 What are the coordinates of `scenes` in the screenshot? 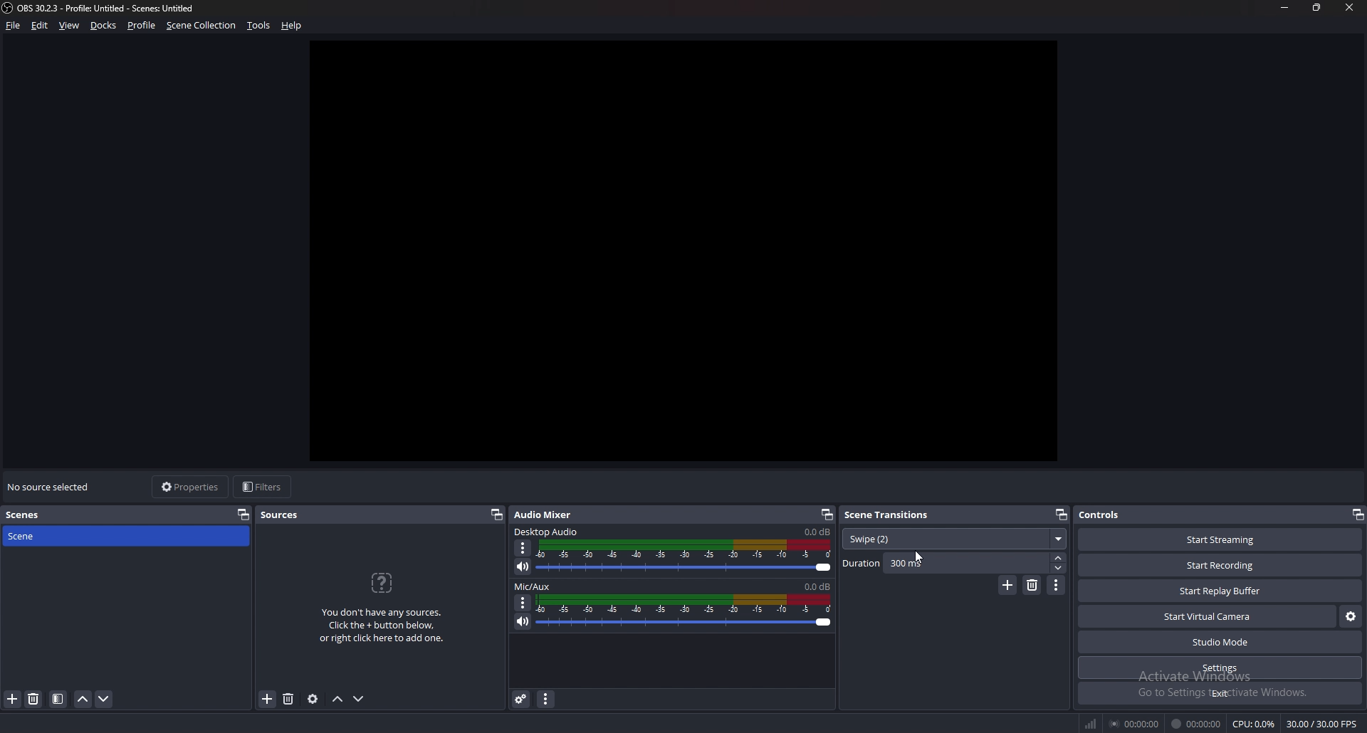 It's located at (35, 515).